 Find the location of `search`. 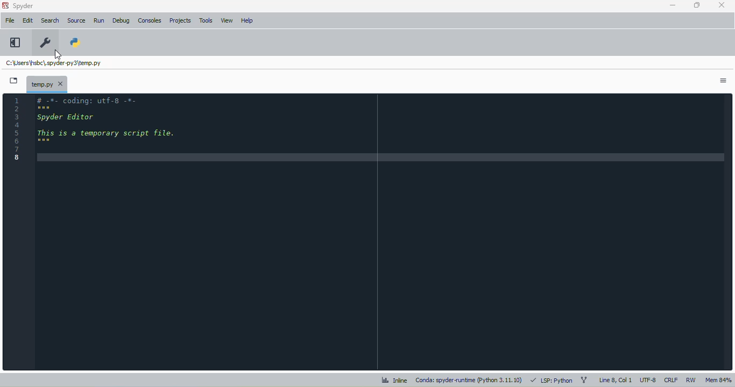

search is located at coordinates (51, 20).